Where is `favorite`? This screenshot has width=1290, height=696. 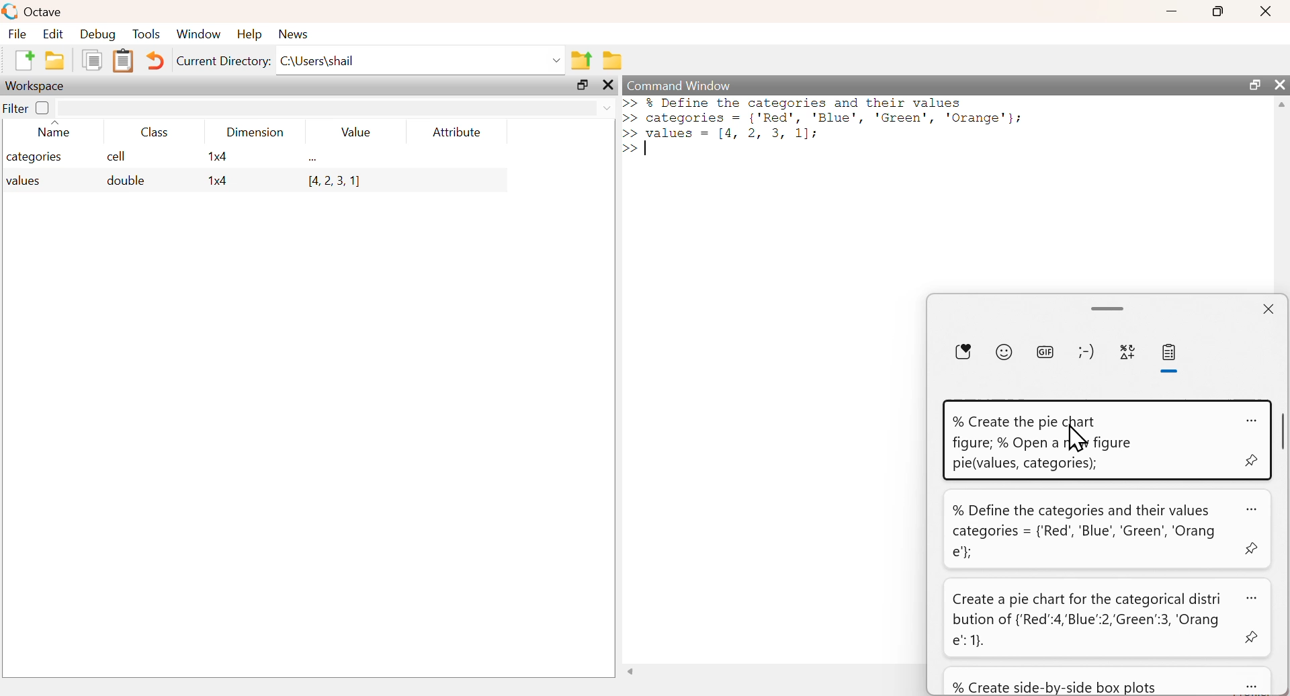
favorite is located at coordinates (962, 351).